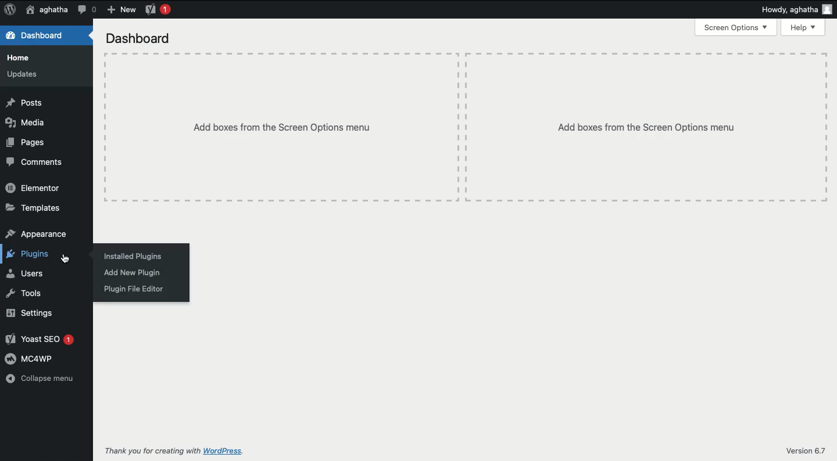  What do you see at coordinates (173, 452) in the screenshot?
I see `Thank you for creating with WordPress` at bounding box center [173, 452].